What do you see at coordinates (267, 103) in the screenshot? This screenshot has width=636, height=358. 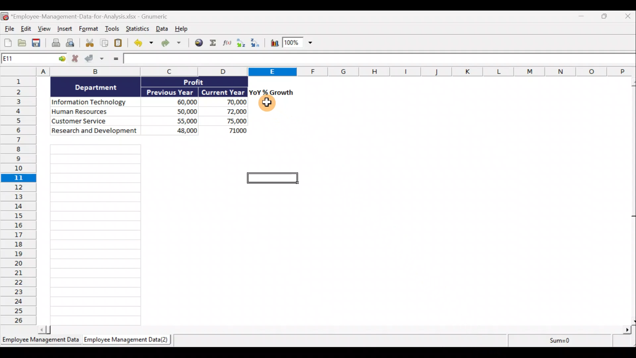 I see `Cursor` at bounding box center [267, 103].